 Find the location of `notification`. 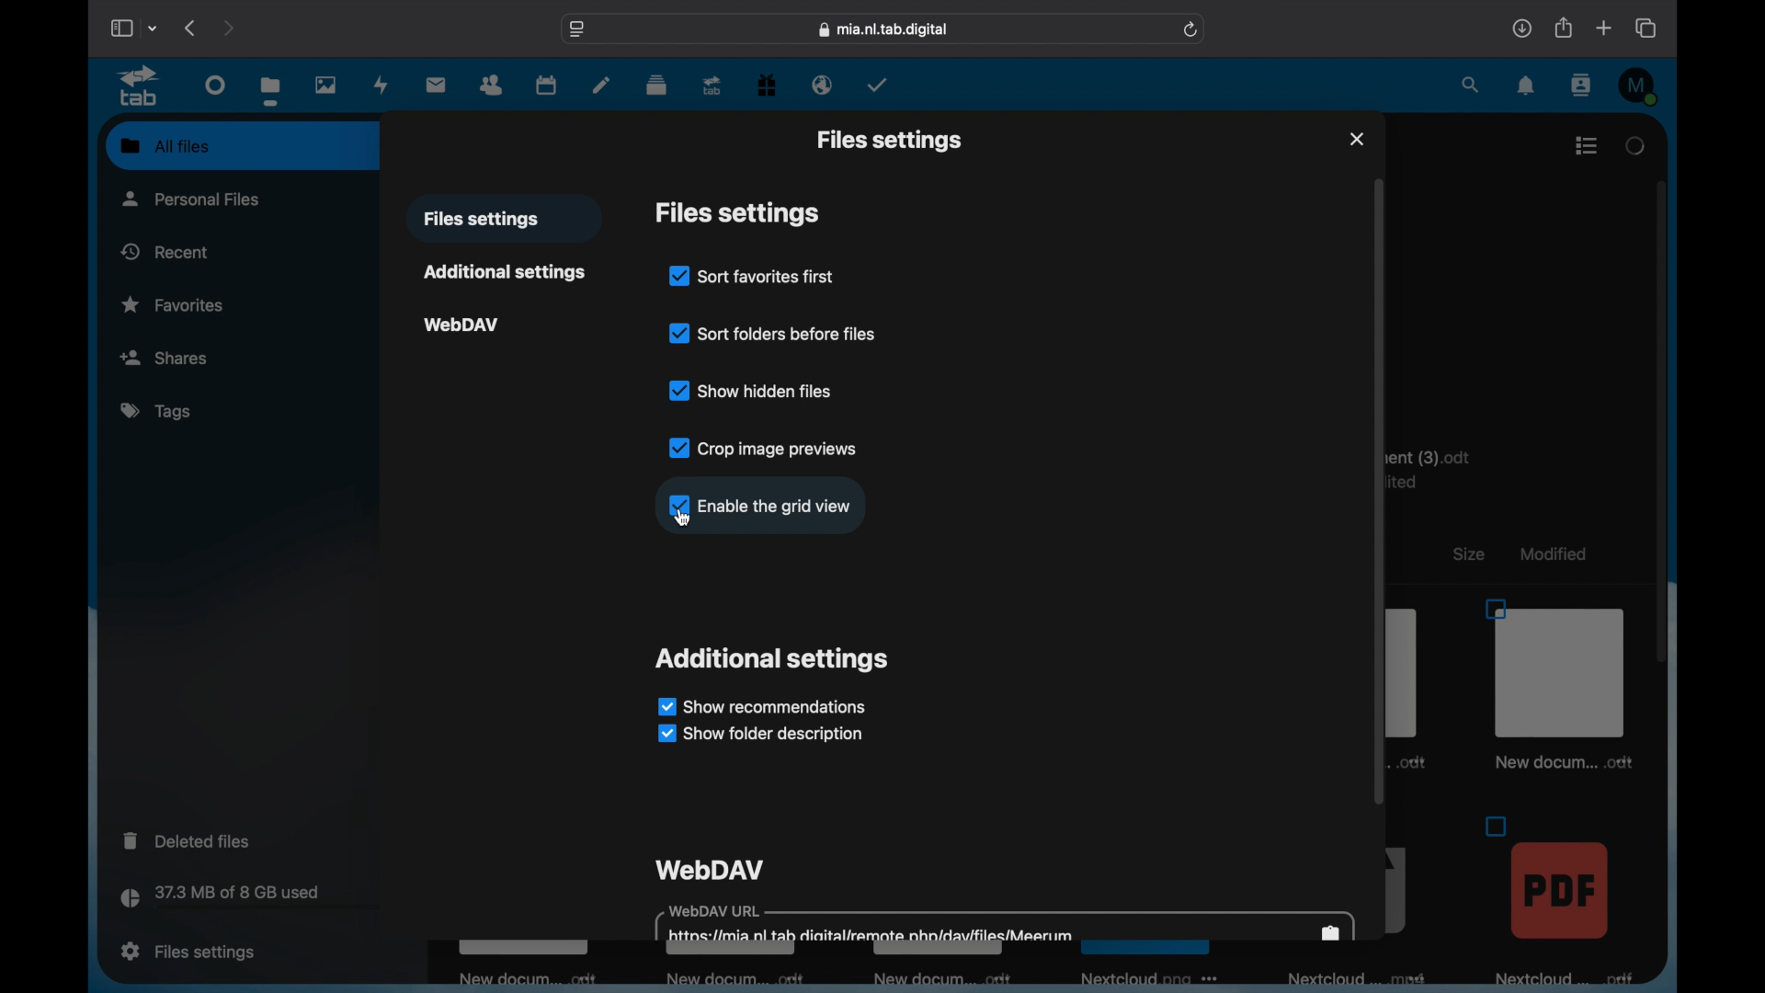

notification is located at coordinates (1527, 86).